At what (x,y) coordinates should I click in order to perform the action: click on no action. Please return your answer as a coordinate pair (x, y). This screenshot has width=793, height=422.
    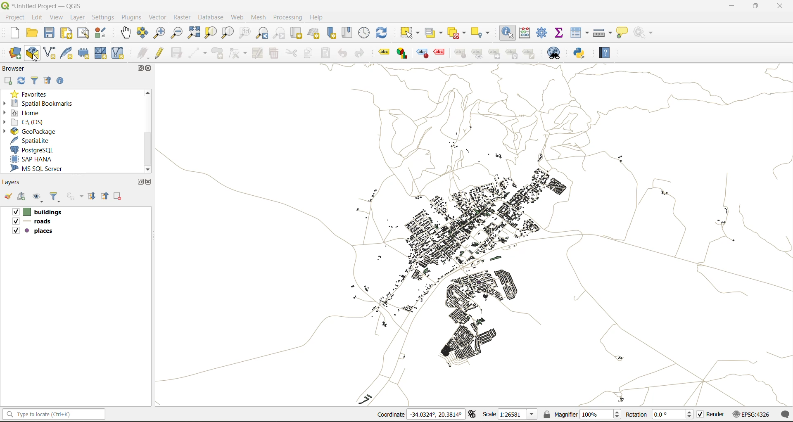
    Looking at the image, I should click on (644, 33).